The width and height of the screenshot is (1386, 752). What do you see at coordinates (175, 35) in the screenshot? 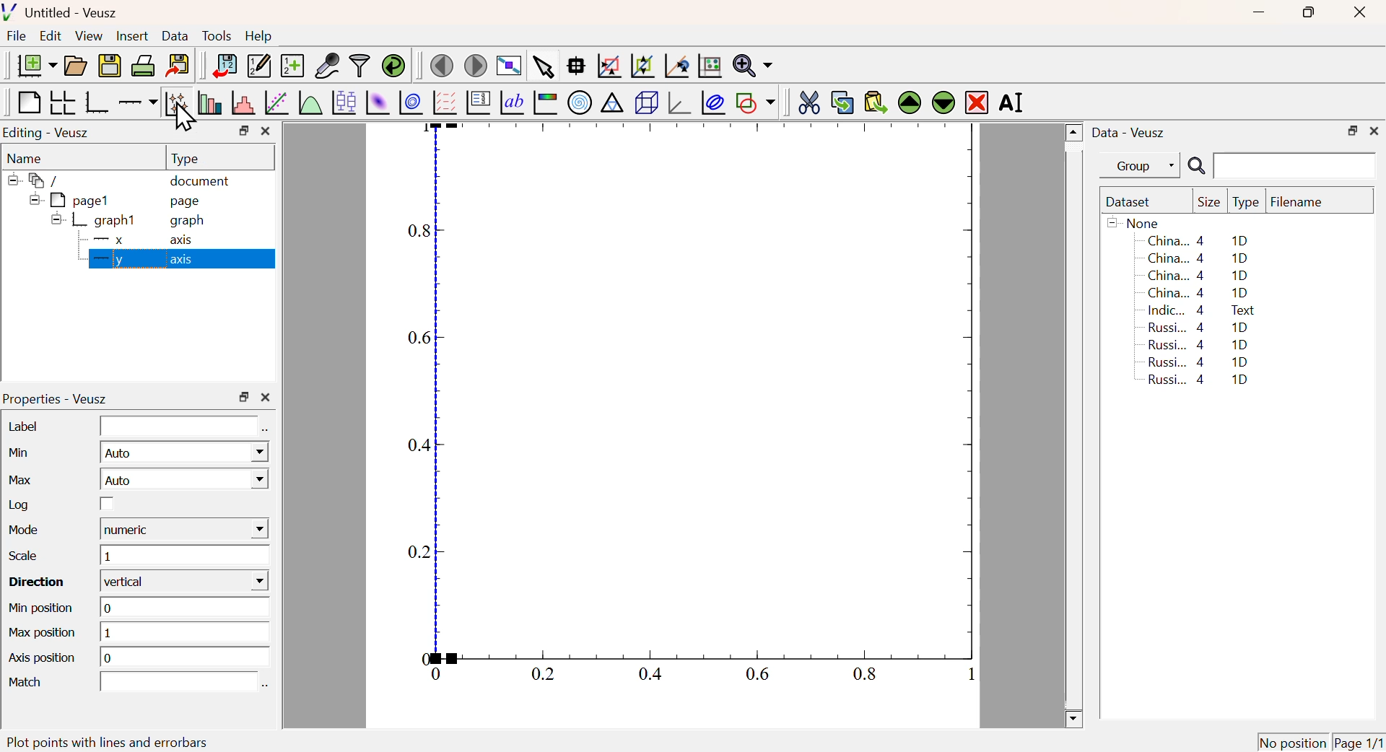
I see `Data` at bounding box center [175, 35].